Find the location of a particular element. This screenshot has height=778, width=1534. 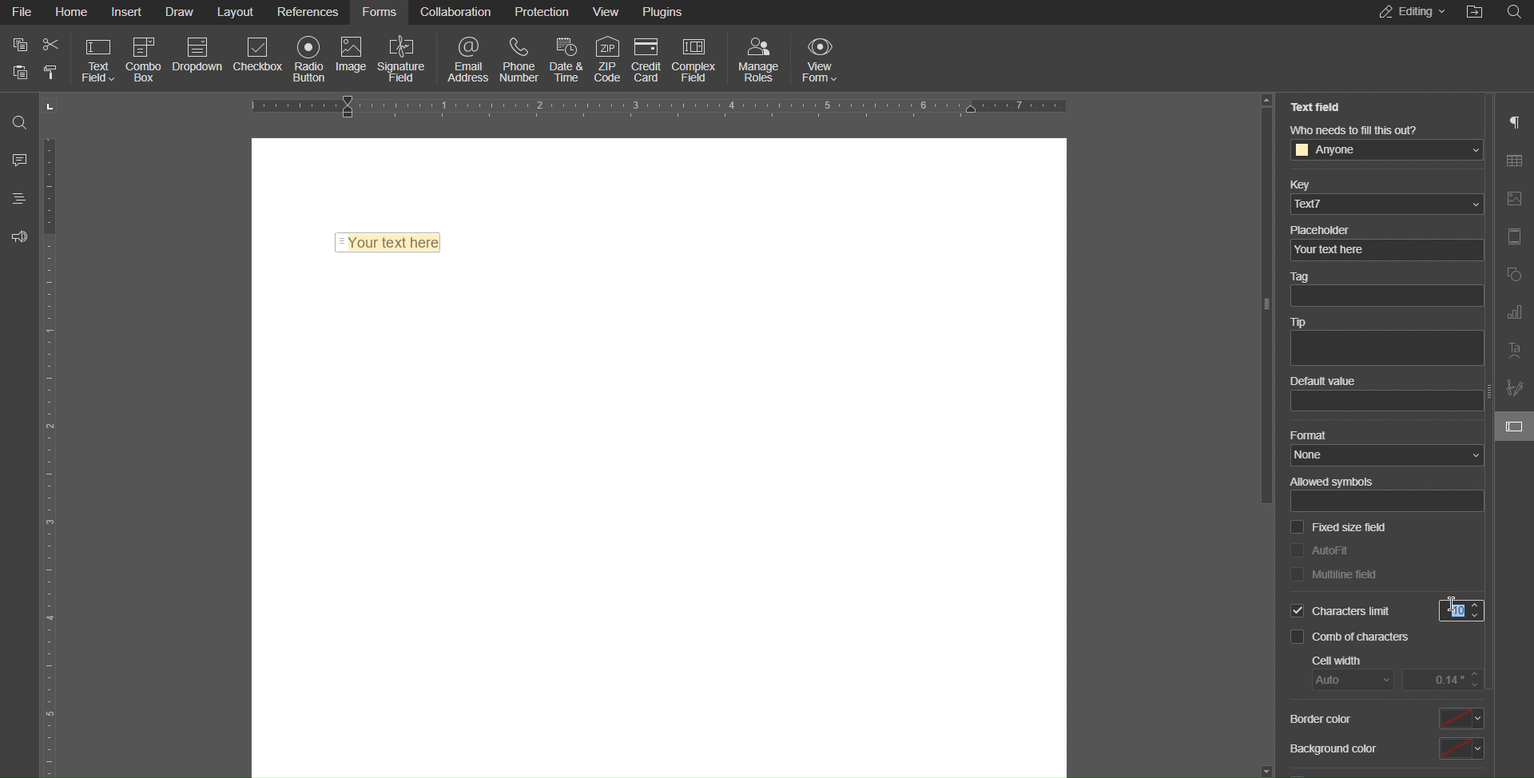

Combo Box is located at coordinates (144, 58).